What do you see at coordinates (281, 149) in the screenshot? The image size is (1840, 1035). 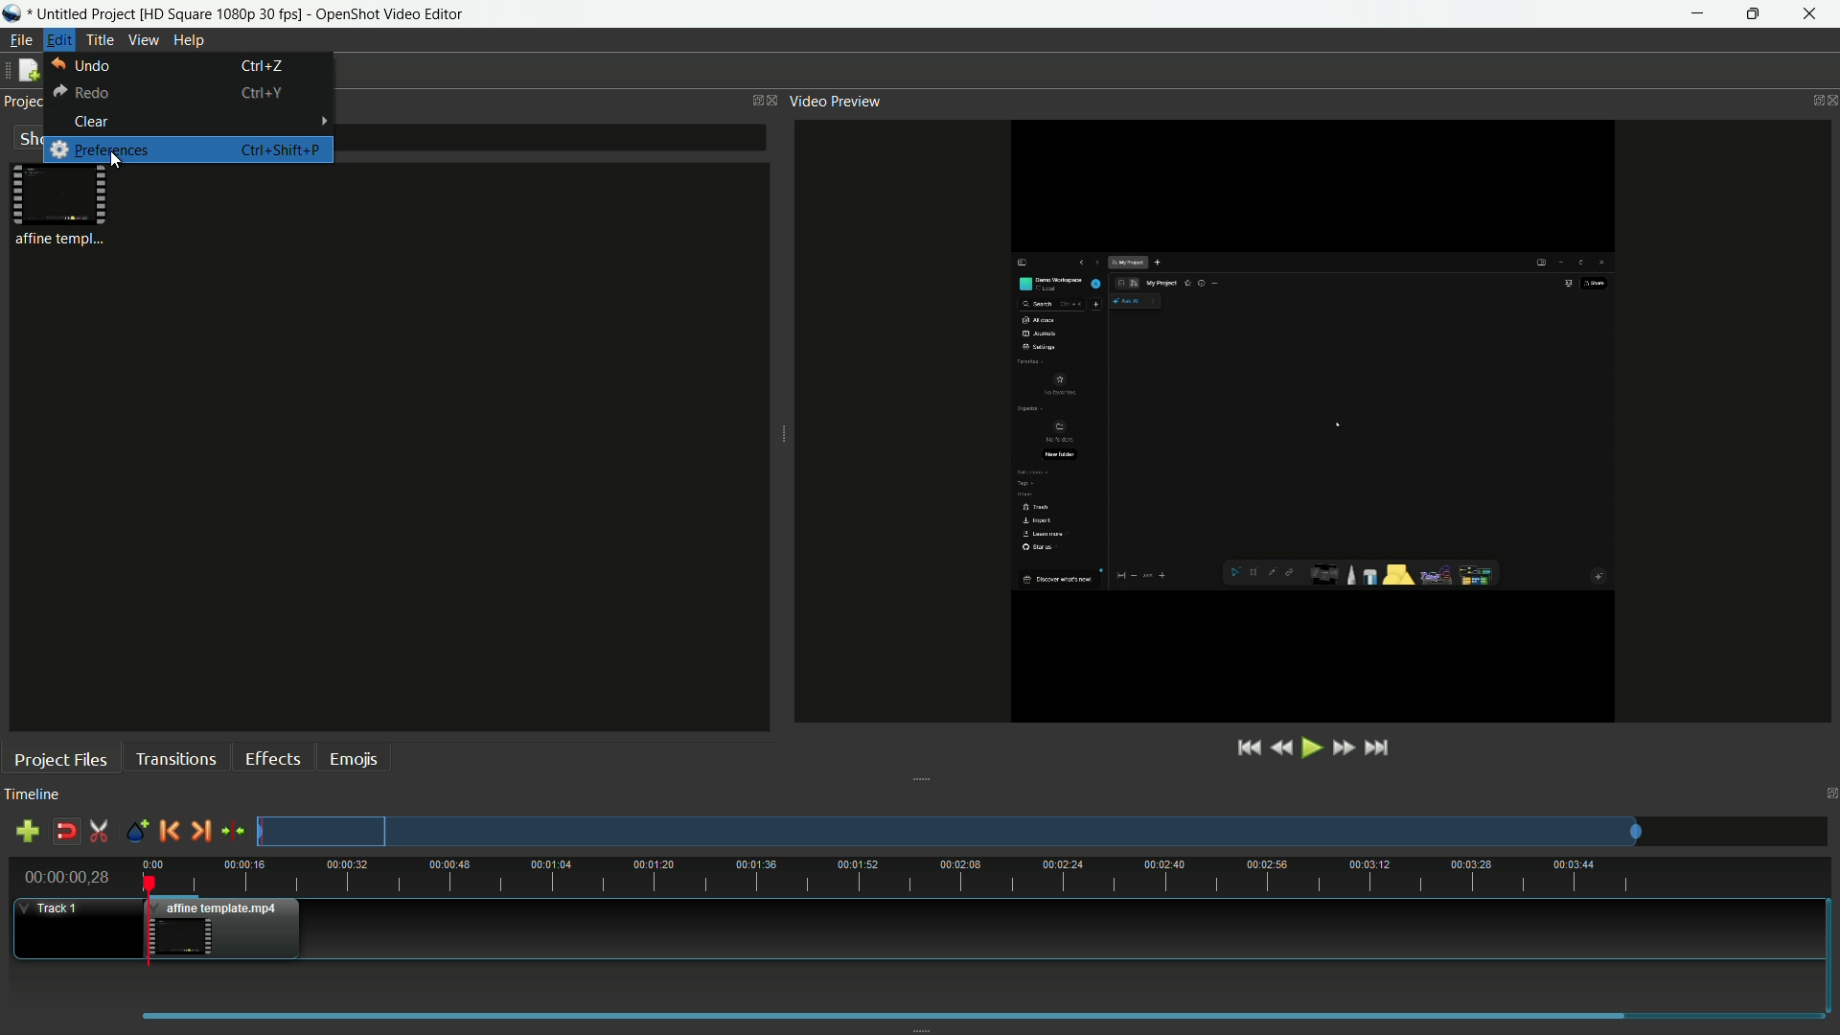 I see `keyboard shortcut` at bounding box center [281, 149].